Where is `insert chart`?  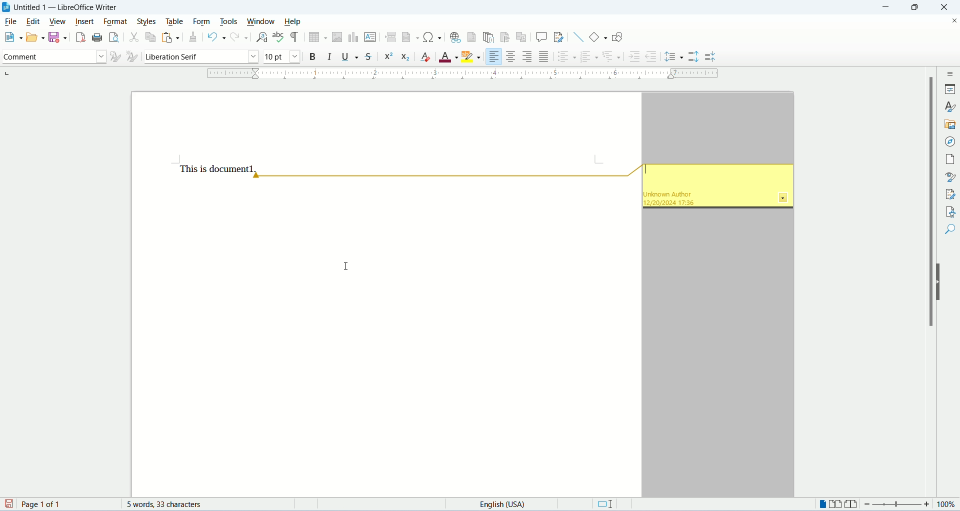 insert chart is located at coordinates (353, 37).